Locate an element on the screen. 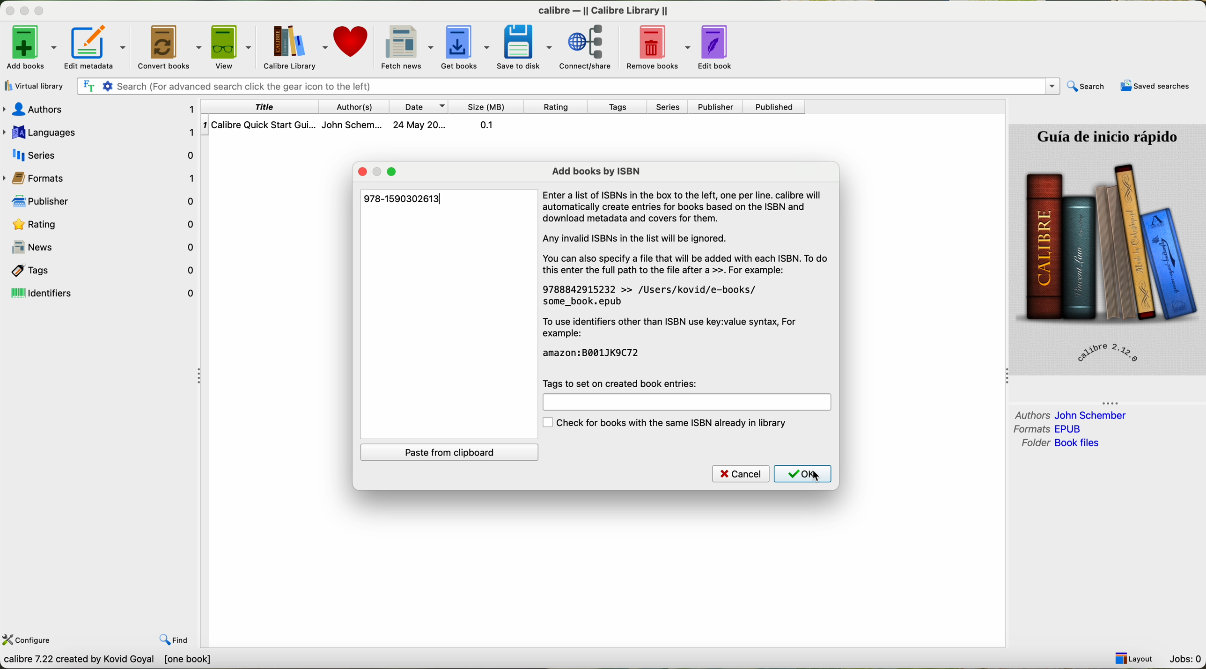  news is located at coordinates (107, 246).